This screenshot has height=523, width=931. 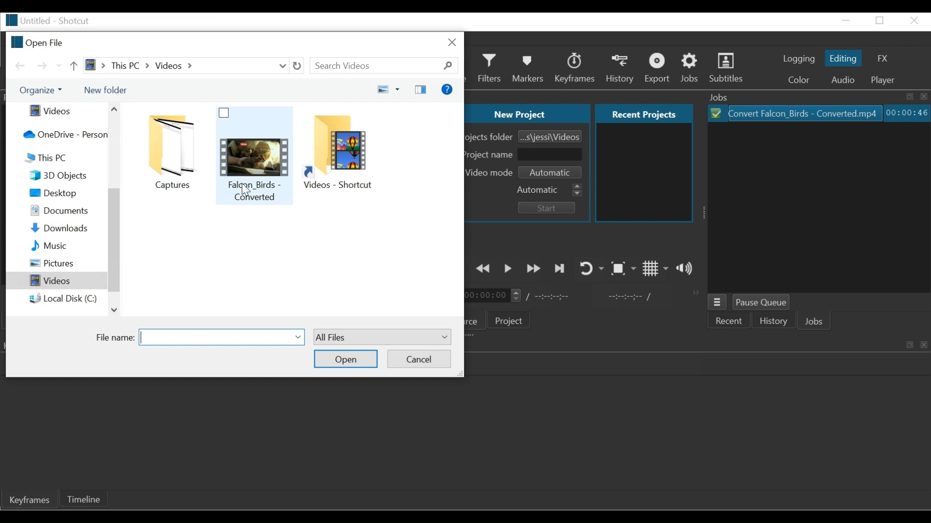 What do you see at coordinates (553, 172) in the screenshot?
I see `Set Video mode` at bounding box center [553, 172].